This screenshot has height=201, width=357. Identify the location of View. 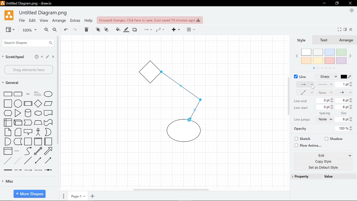
(44, 21).